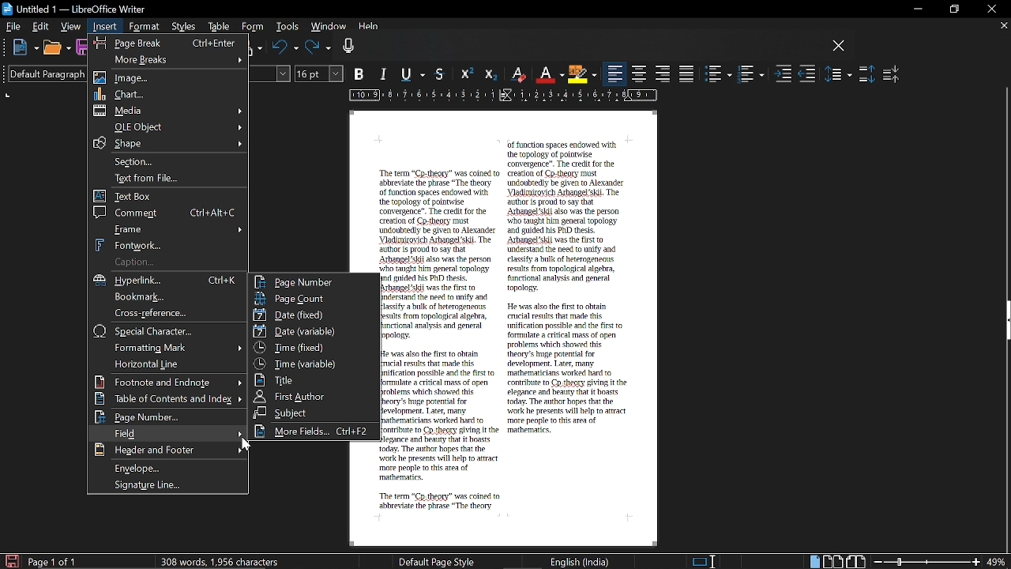  I want to click on Table, so click(219, 28).